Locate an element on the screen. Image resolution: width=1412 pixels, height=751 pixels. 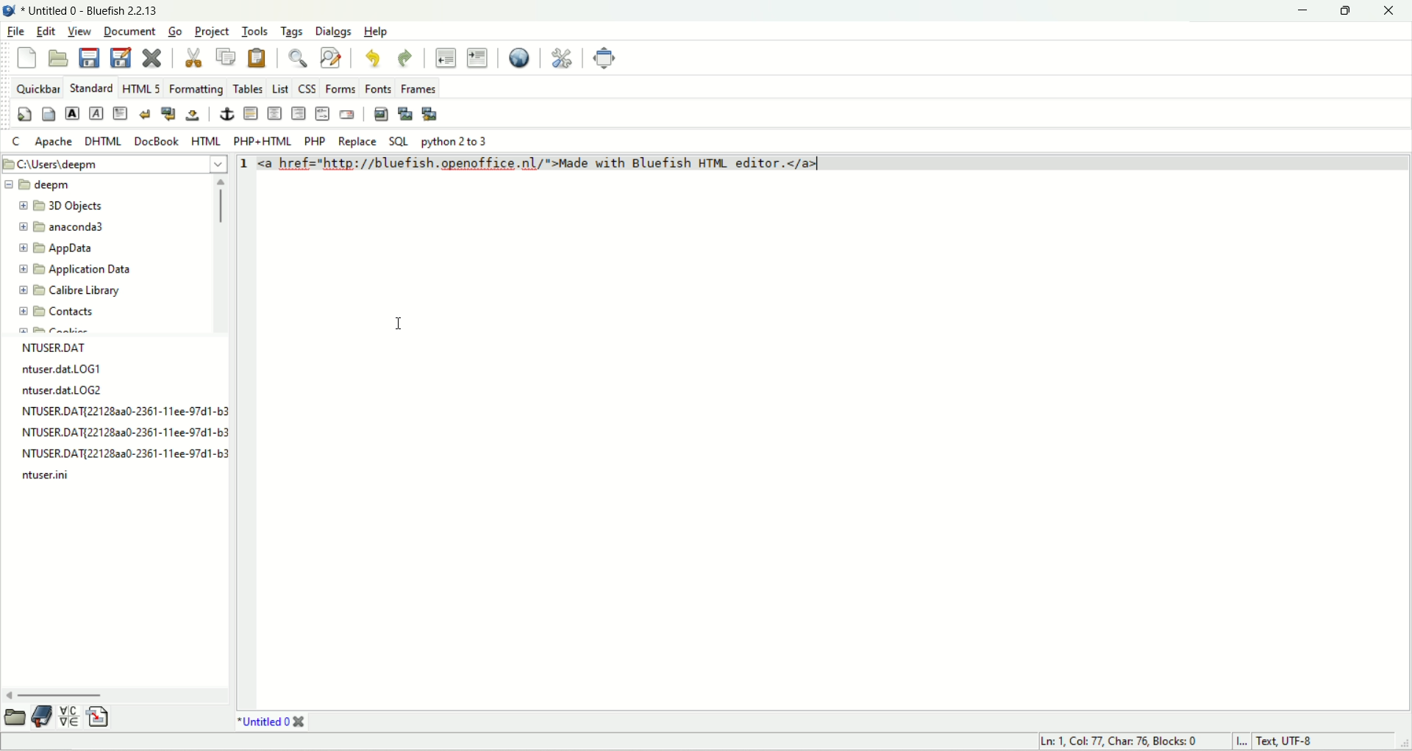
frames is located at coordinates (417, 88).